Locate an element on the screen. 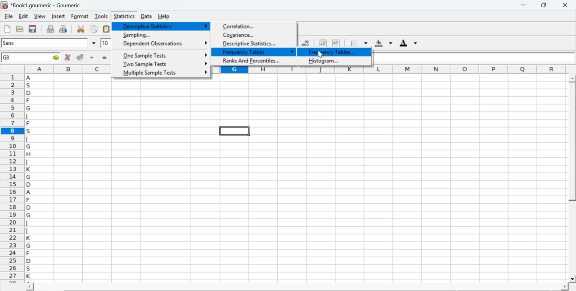 The height and width of the screenshot is (291, 576). descriptive statistics is located at coordinates (147, 26).